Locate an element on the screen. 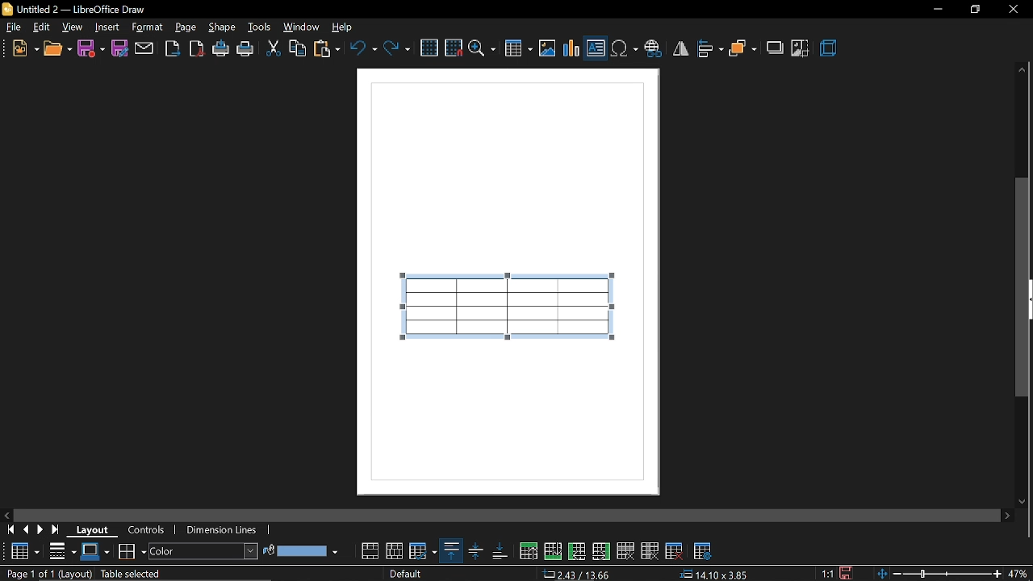 The width and height of the screenshot is (1033, 581). go to last page is located at coordinates (58, 530).